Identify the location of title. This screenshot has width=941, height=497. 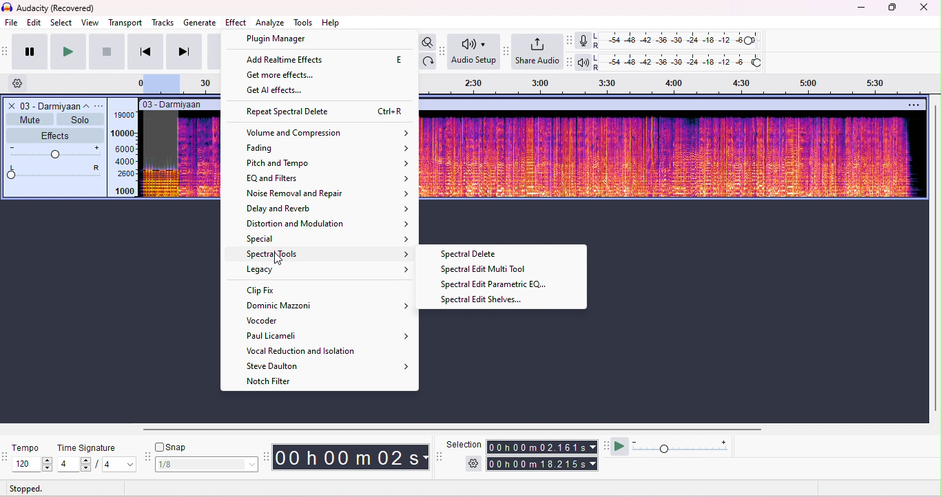
(50, 8).